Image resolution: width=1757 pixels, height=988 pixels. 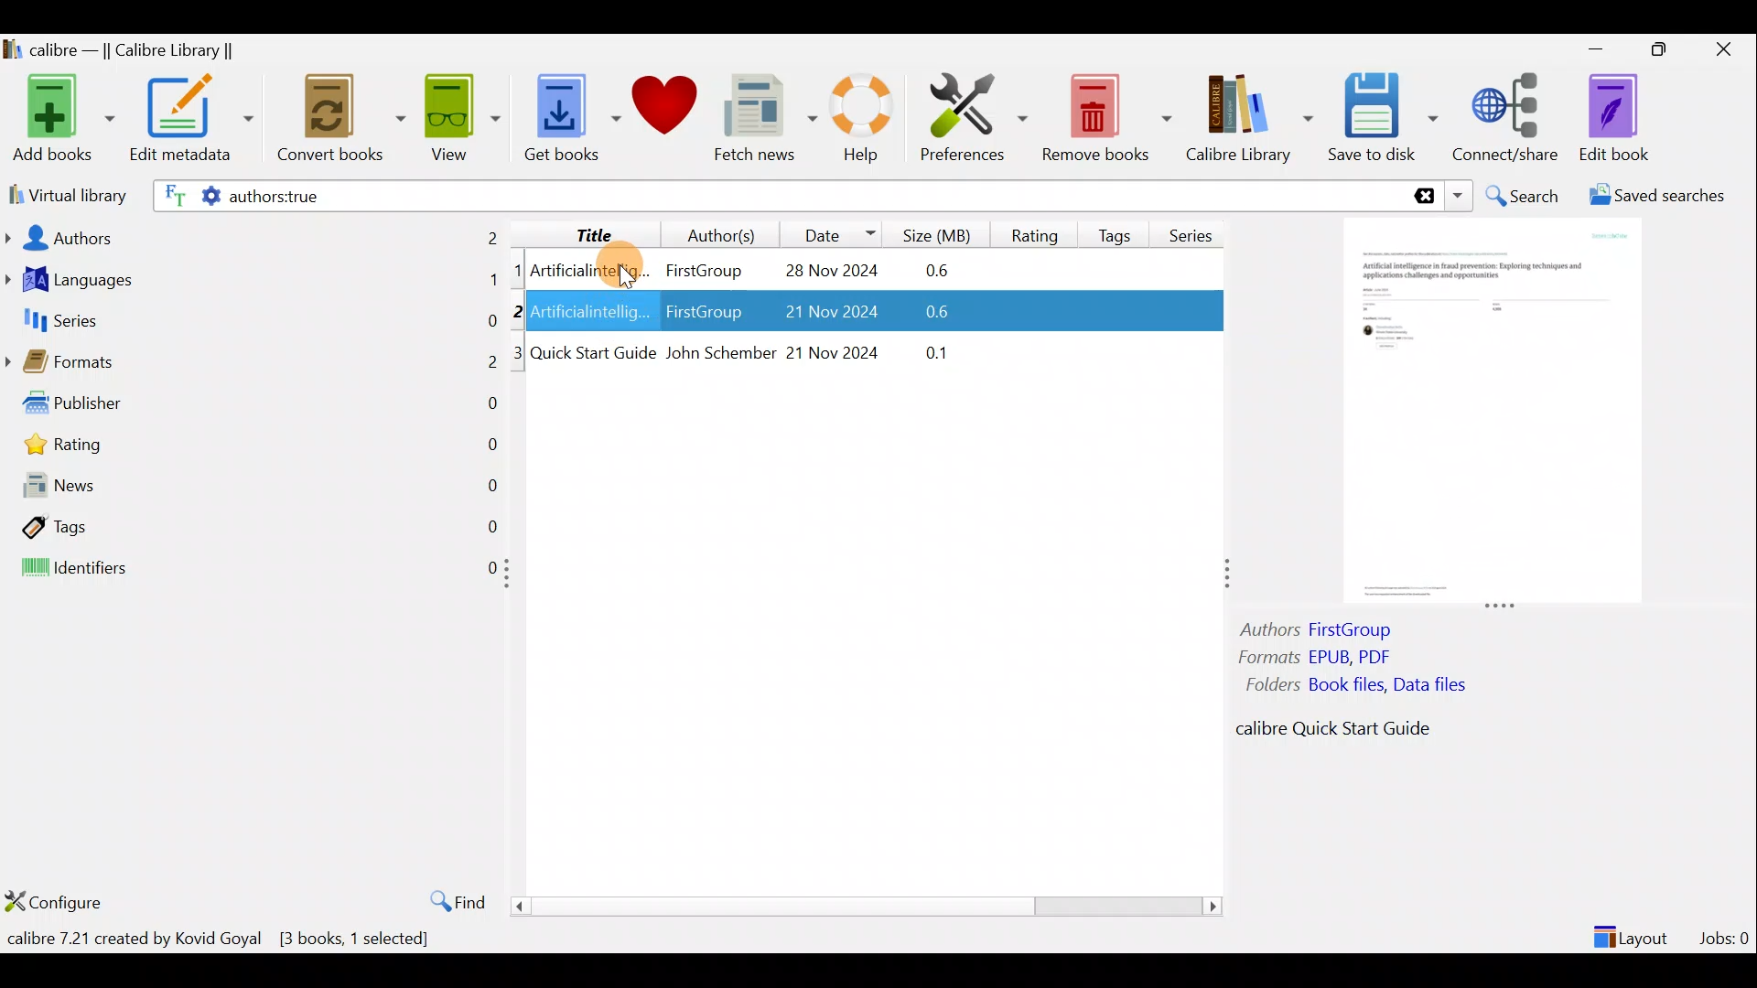 I want to click on News, so click(x=253, y=489).